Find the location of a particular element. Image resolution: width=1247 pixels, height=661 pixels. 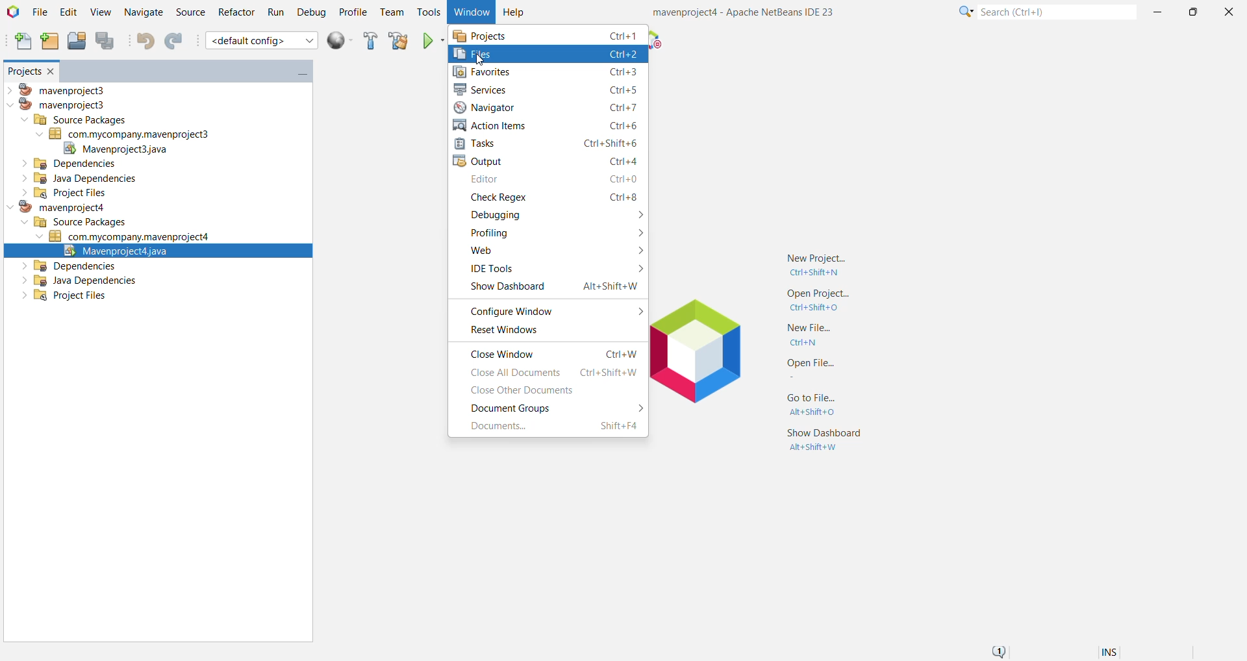

Cursor is located at coordinates (480, 61).